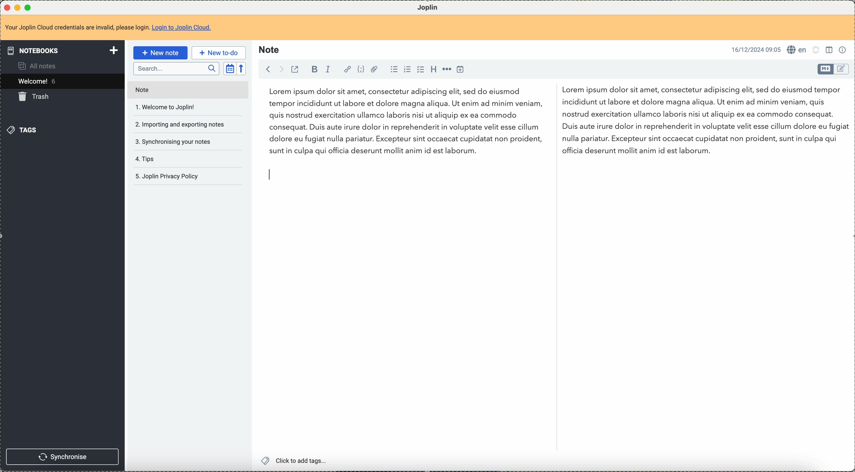 Image resolution: width=855 pixels, height=472 pixels. Describe the element at coordinates (160, 53) in the screenshot. I see `new note` at that location.